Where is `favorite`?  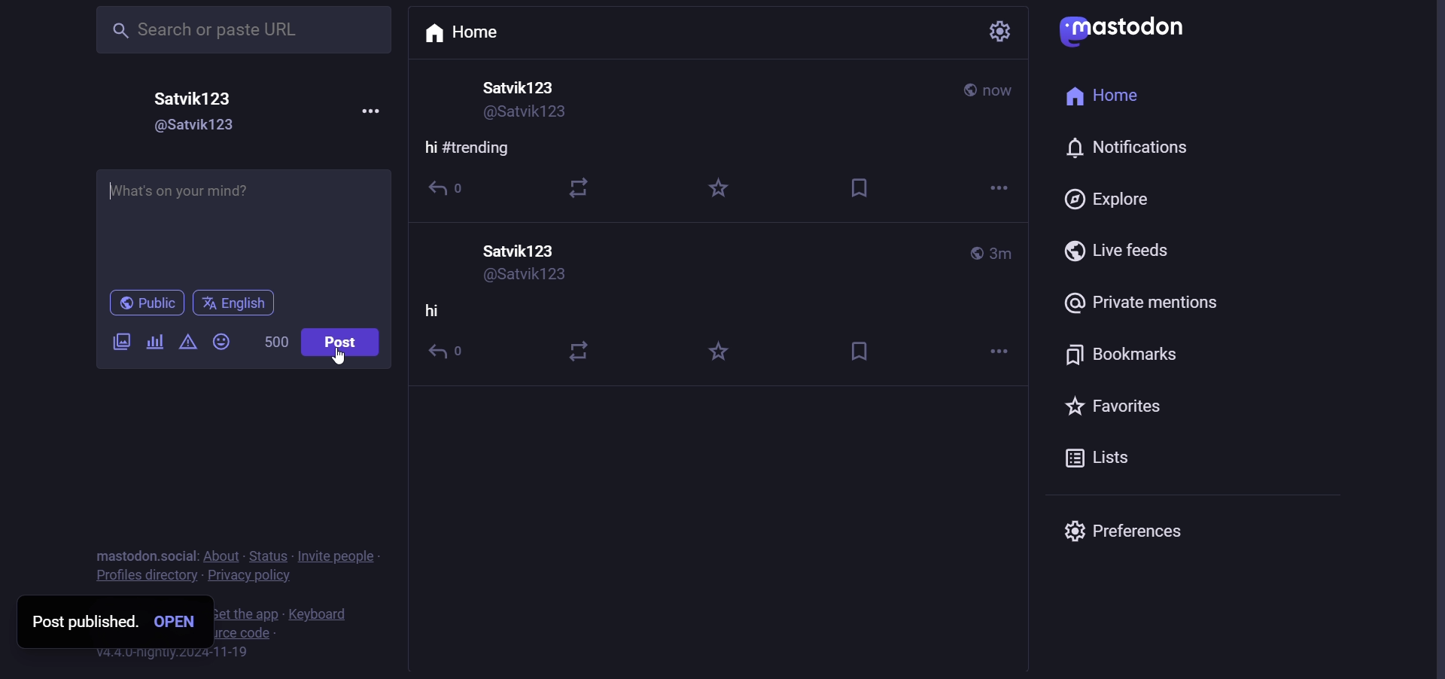 favorite is located at coordinates (718, 186).